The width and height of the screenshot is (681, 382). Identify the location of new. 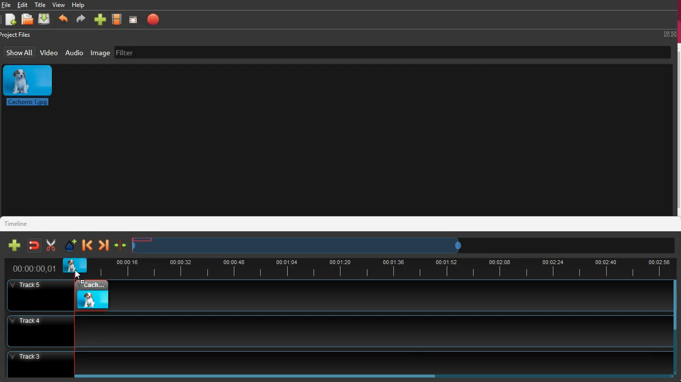
(15, 246).